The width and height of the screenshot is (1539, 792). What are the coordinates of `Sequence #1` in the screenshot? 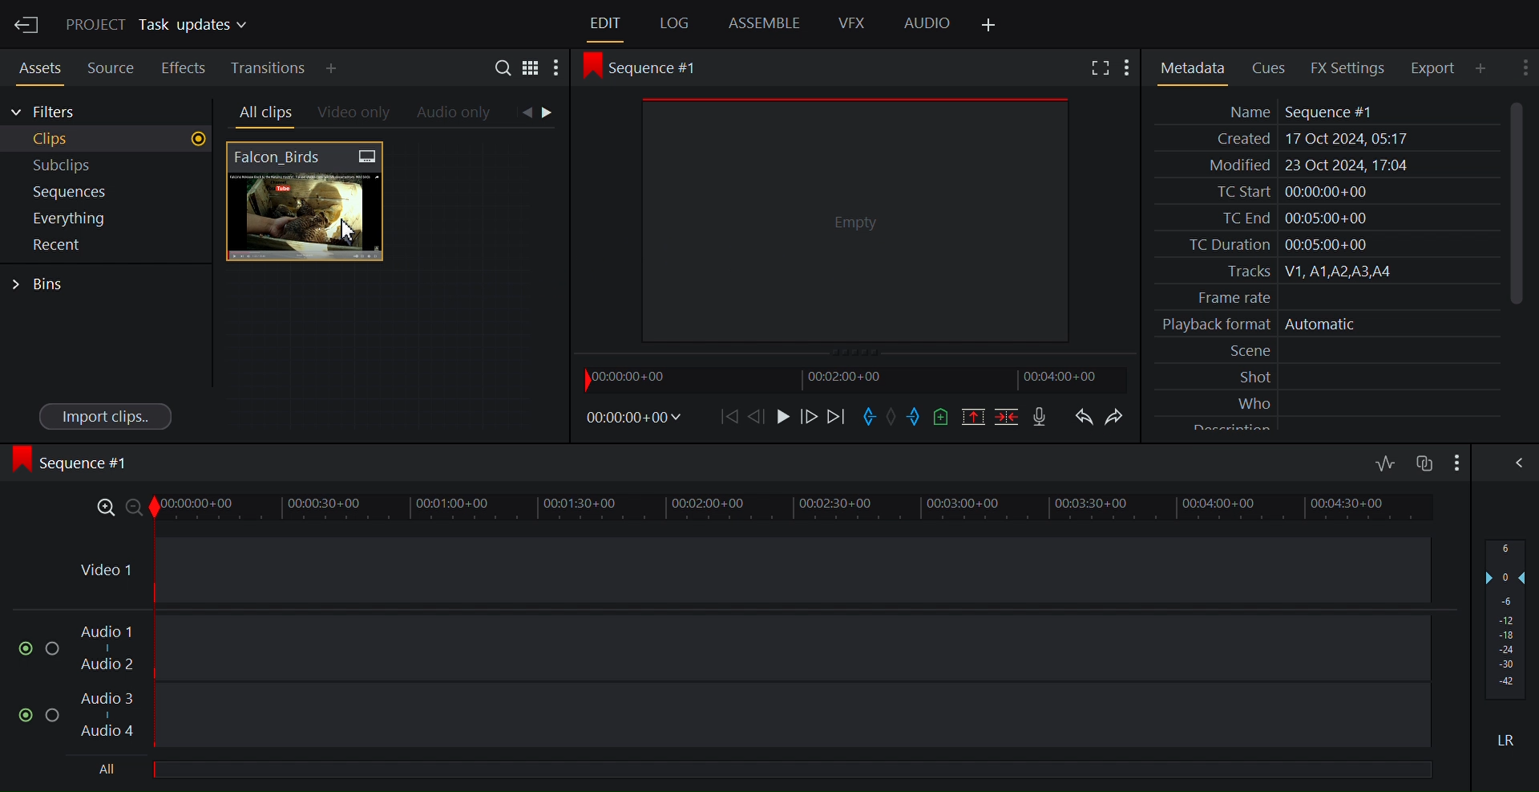 It's located at (75, 463).